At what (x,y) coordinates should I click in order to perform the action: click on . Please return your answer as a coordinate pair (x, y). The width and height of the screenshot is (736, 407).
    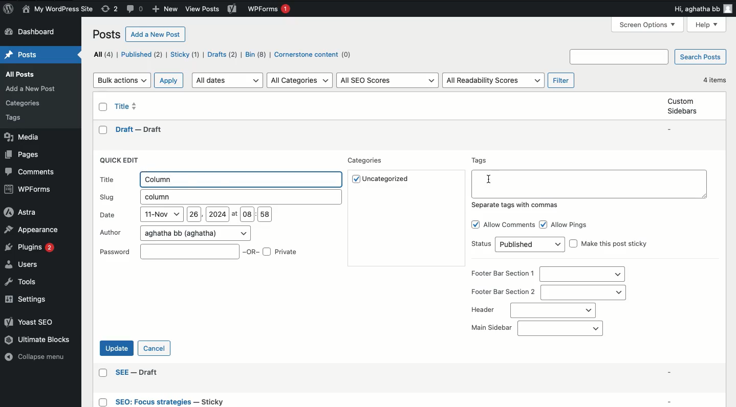
    Looking at the image, I should click on (134, 401).